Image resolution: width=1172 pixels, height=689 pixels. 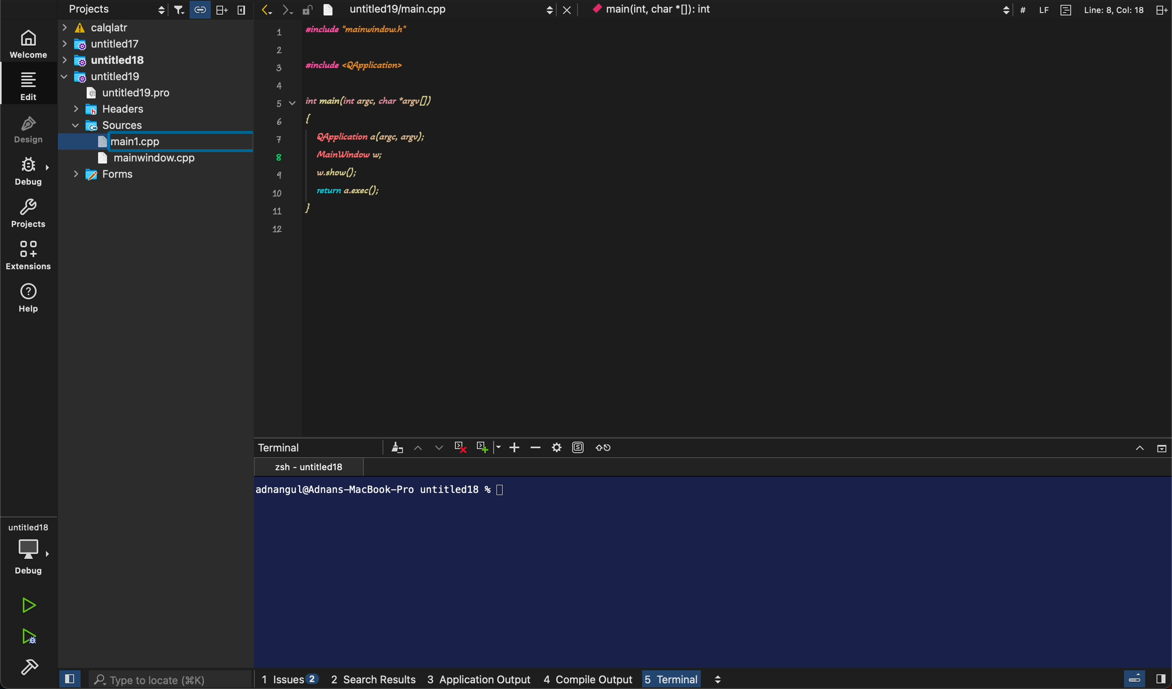 What do you see at coordinates (110, 60) in the screenshot?
I see `untitlewd18` at bounding box center [110, 60].